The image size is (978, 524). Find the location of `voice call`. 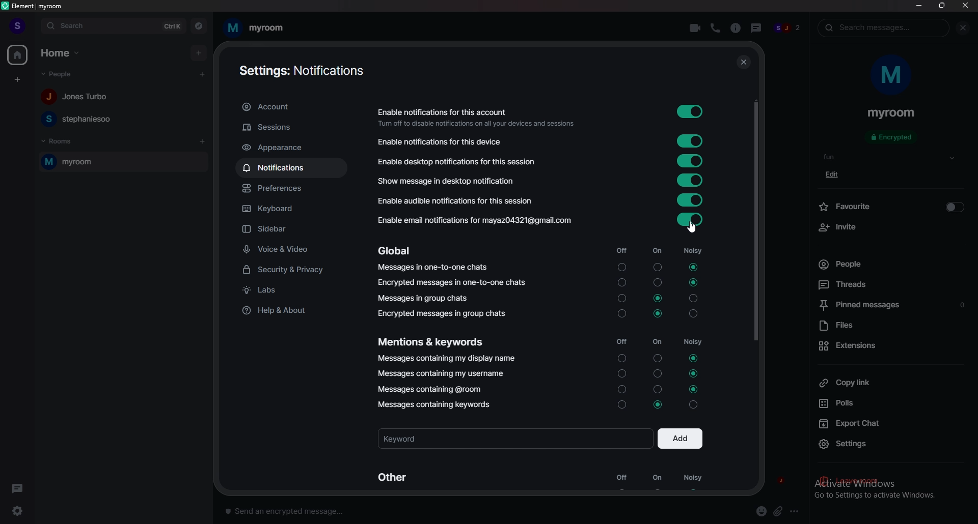

voice call is located at coordinates (715, 28).